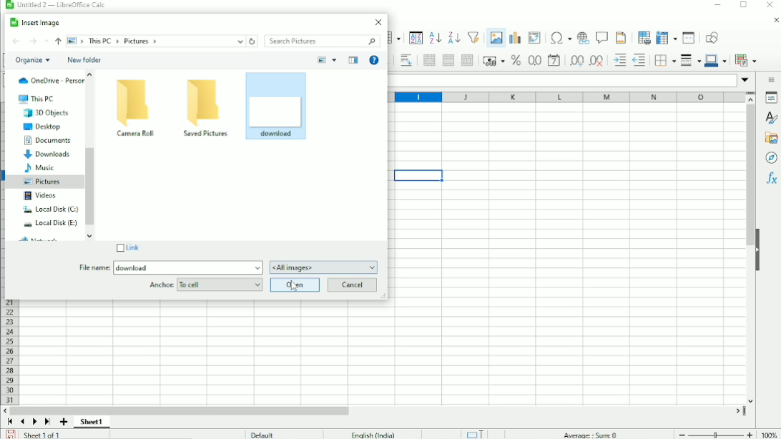  Describe the element at coordinates (745, 79) in the screenshot. I see `Expand formula bar` at that location.